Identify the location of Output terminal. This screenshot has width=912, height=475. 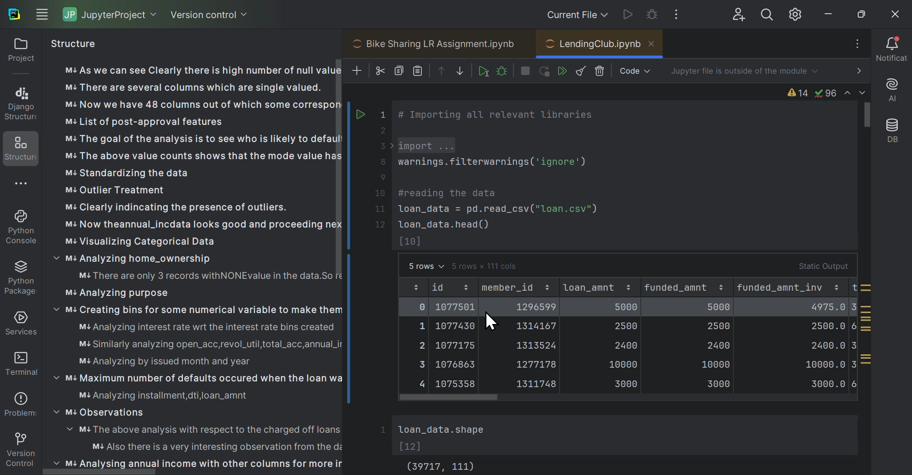
(620, 444).